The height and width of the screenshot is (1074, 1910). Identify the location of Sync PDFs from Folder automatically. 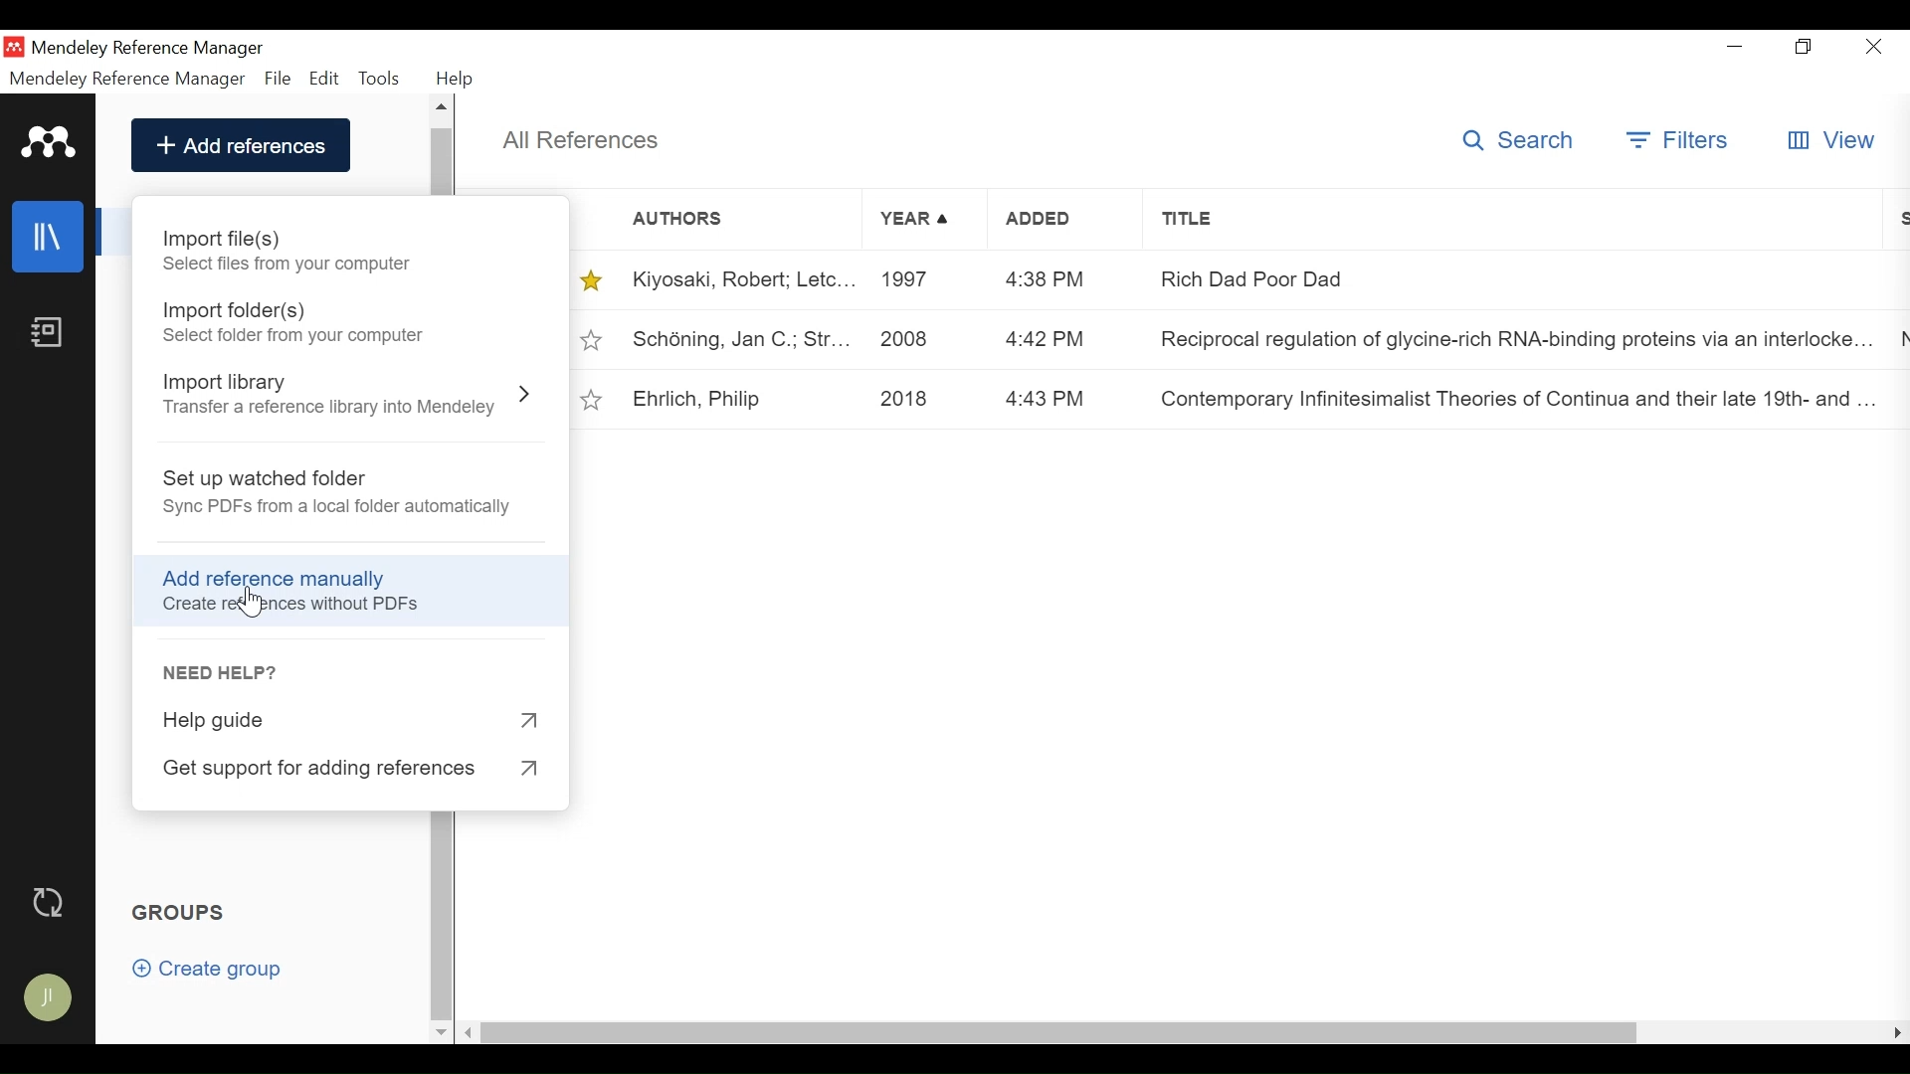
(343, 508).